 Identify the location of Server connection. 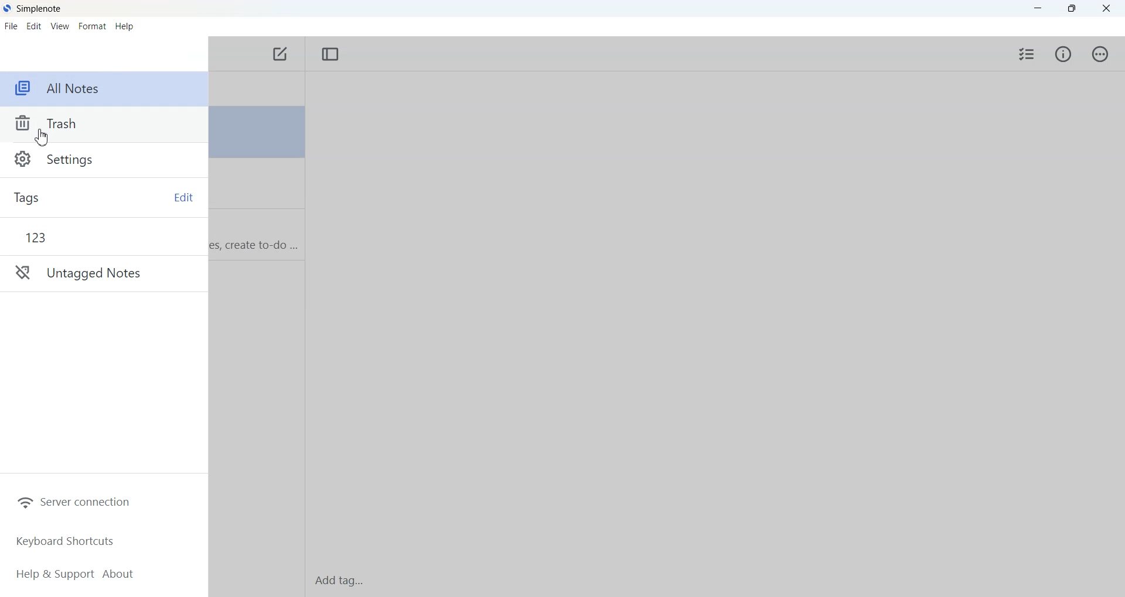
(74, 501).